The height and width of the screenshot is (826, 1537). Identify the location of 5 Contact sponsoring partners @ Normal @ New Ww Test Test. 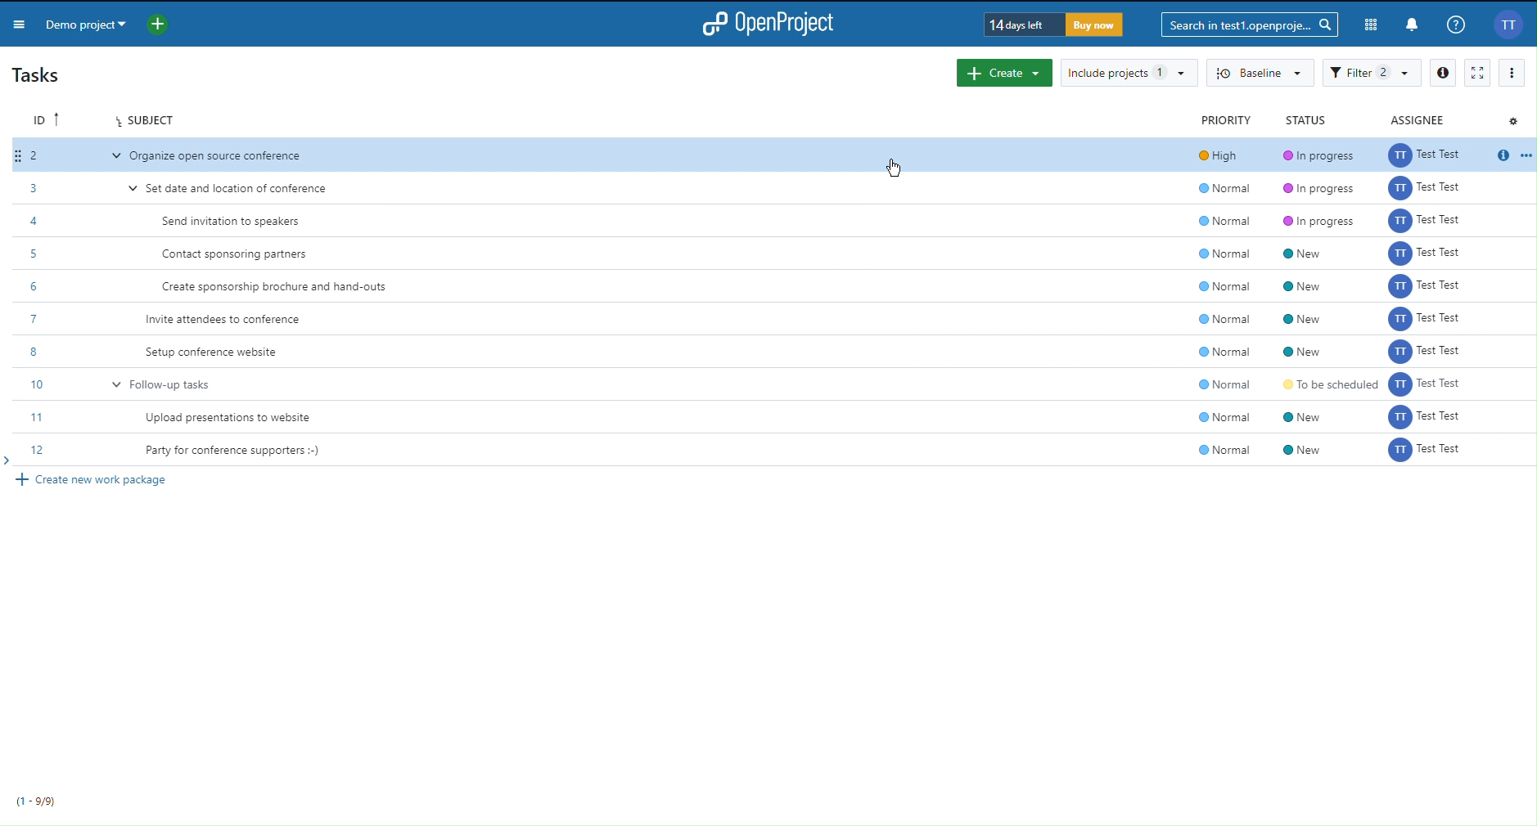
(773, 255).